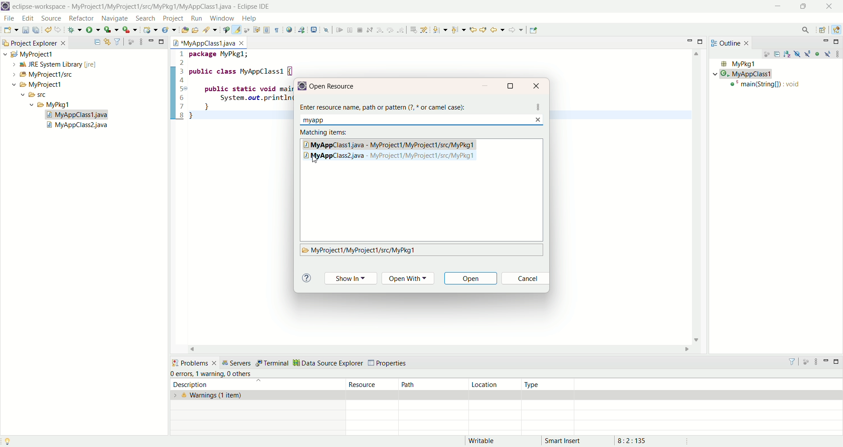 This screenshot has width=843, height=447. What do you see at coordinates (472, 280) in the screenshot?
I see `open` at bounding box center [472, 280].